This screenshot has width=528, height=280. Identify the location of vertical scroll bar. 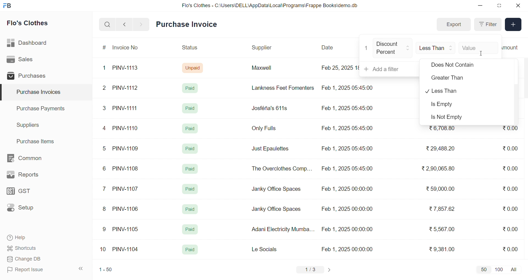
(516, 104).